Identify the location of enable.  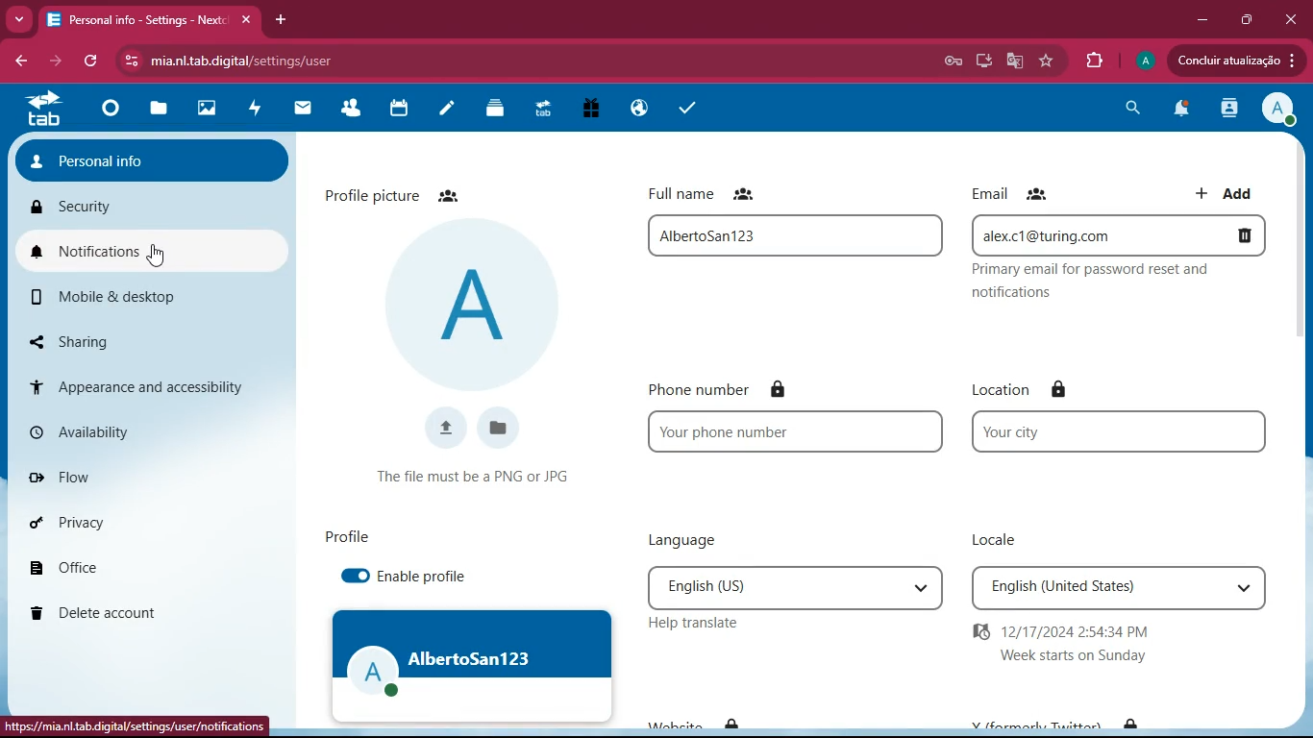
(355, 573).